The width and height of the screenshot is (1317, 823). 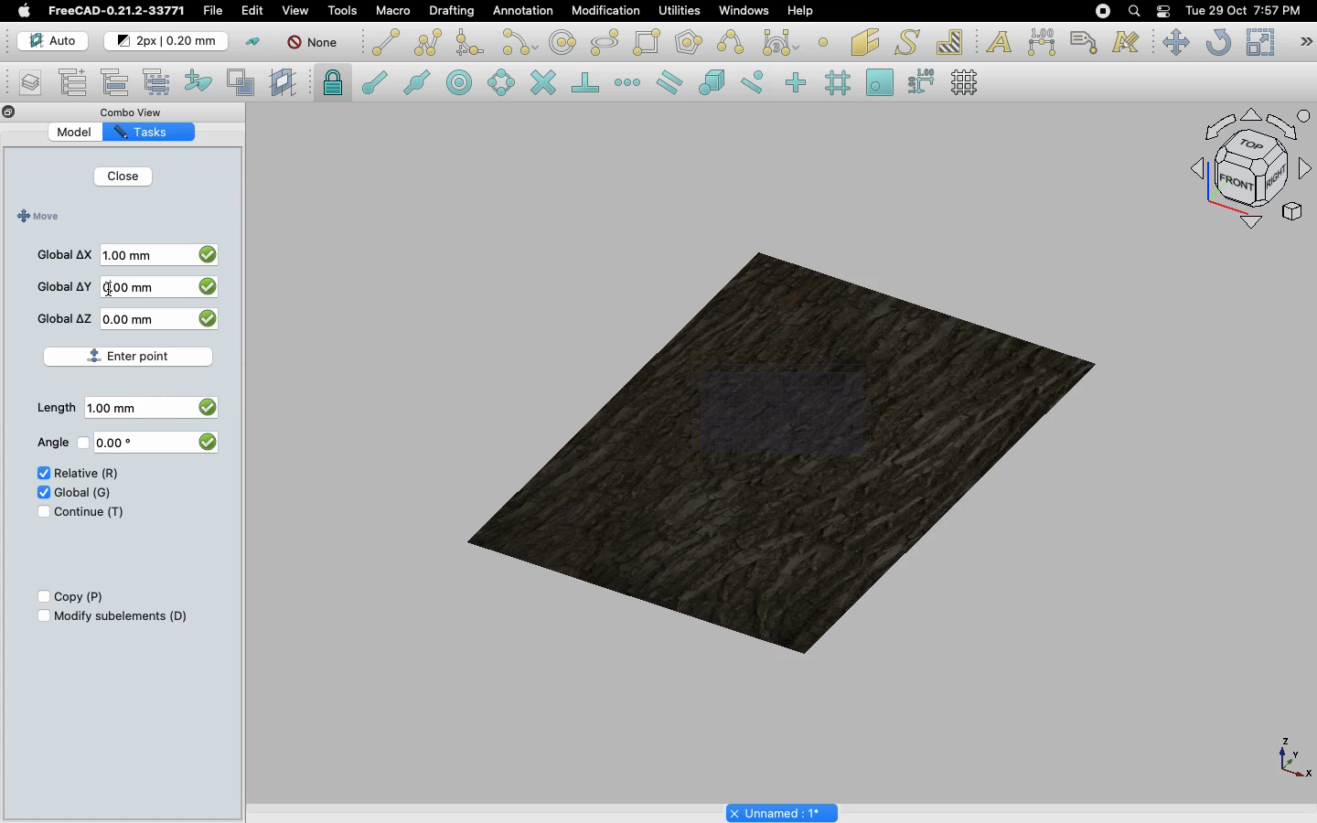 What do you see at coordinates (502, 84) in the screenshot?
I see `Snap angle` at bounding box center [502, 84].